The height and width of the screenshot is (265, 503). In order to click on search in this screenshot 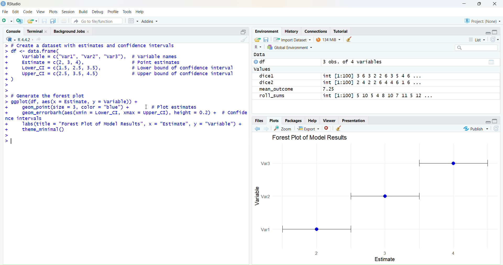, I will do `click(476, 48)`.